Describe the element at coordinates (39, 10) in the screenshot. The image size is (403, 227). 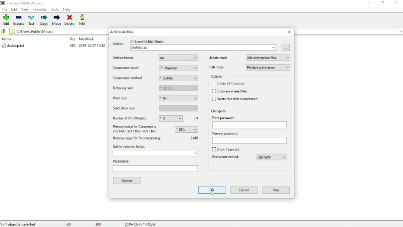
I see `Favorites` at that location.